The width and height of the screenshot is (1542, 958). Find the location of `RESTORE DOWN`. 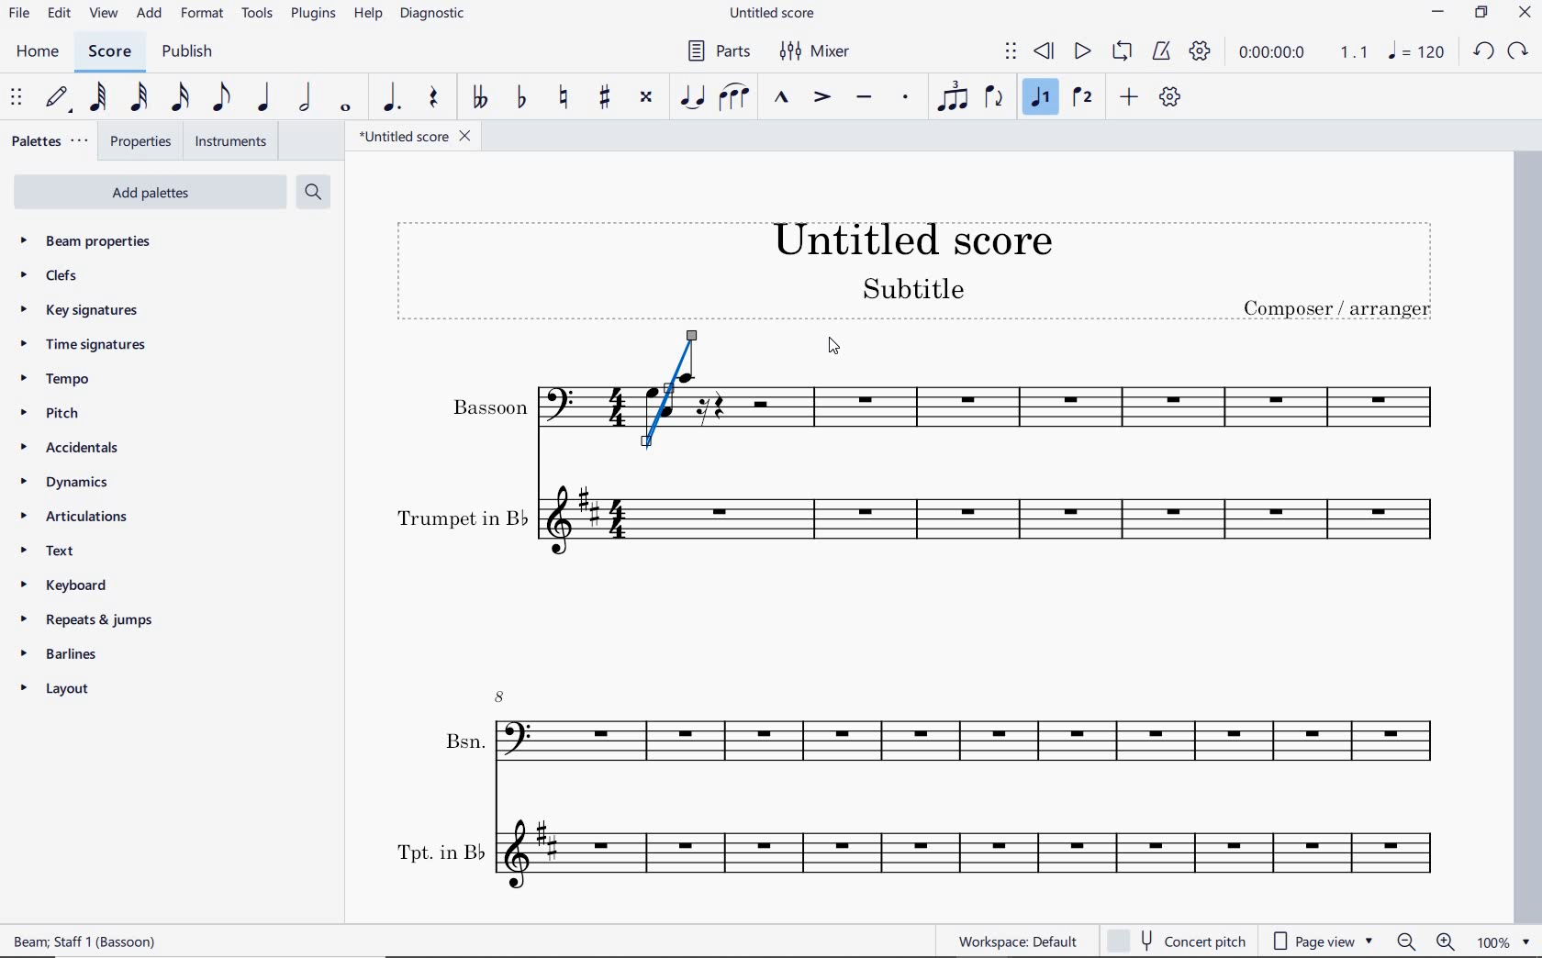

RESTORE DOWN is located at coordinates (1481, 12).